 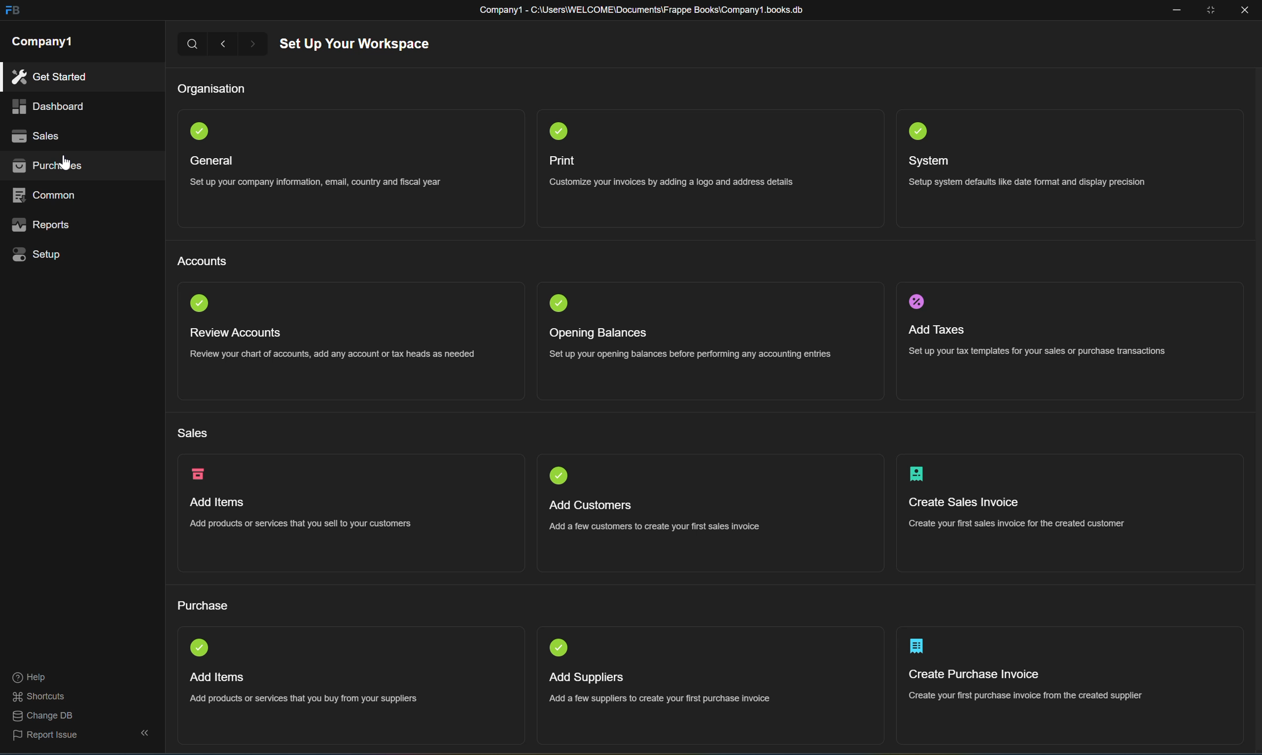 I want to click on setup, so click(x=35, y=254).